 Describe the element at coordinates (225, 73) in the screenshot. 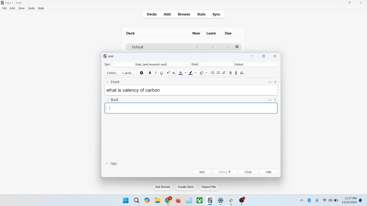

I see `alignment` at that location.